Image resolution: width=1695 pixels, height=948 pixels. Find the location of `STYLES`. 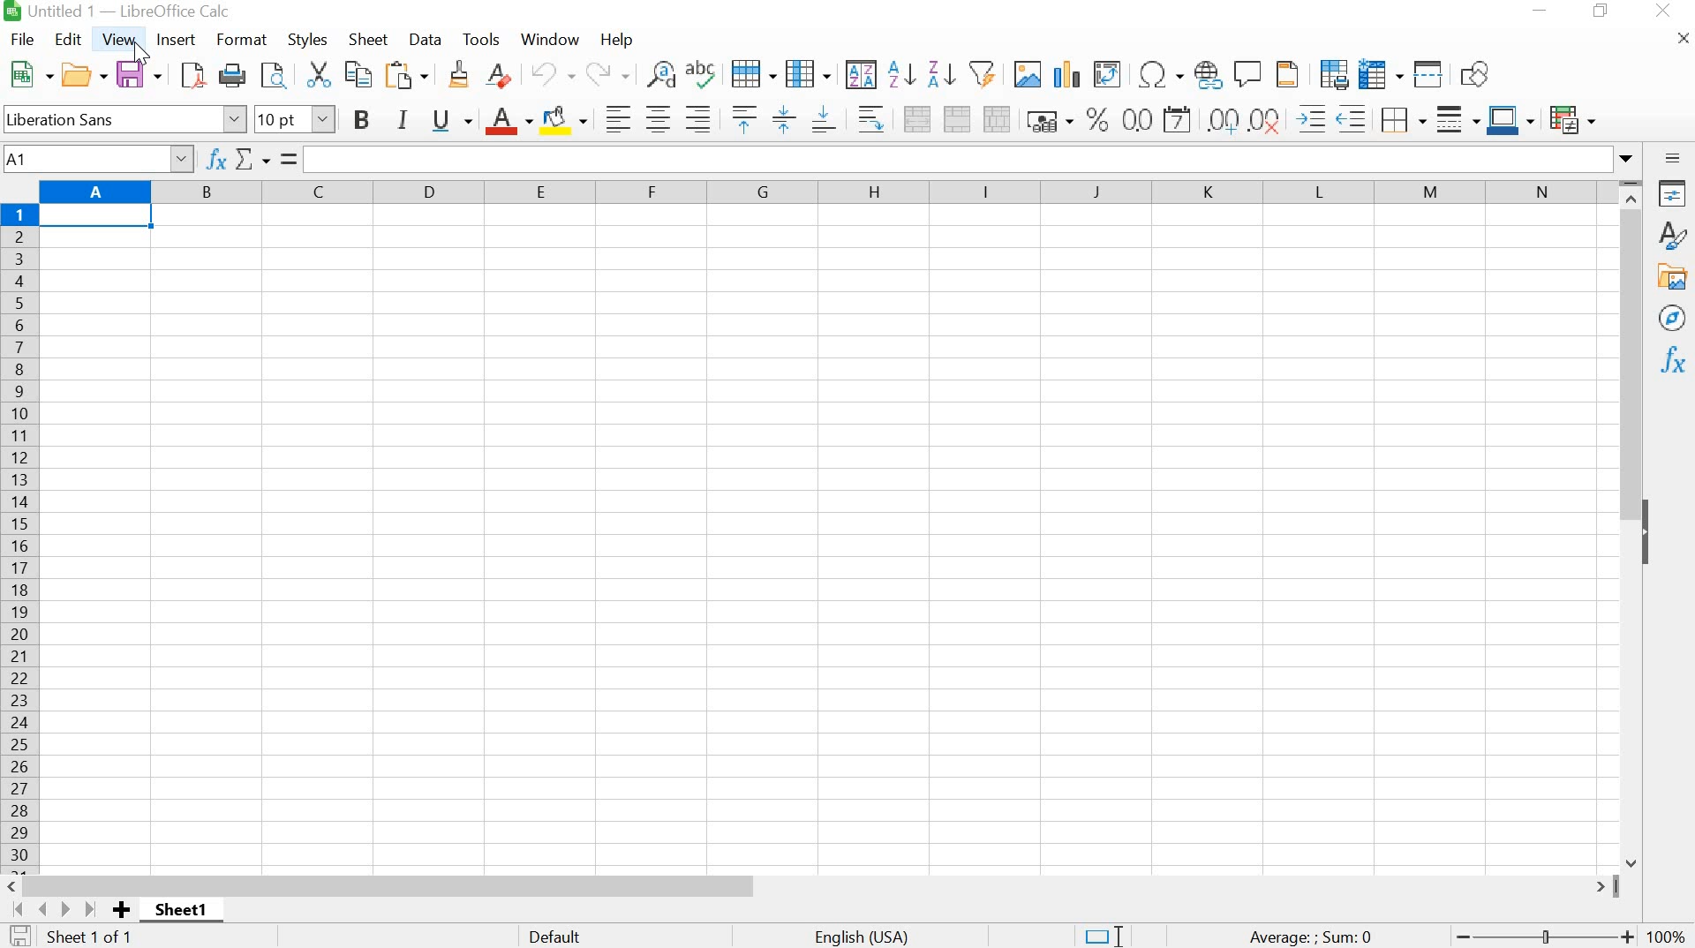

STYLES is located at coordinates (308, 38).